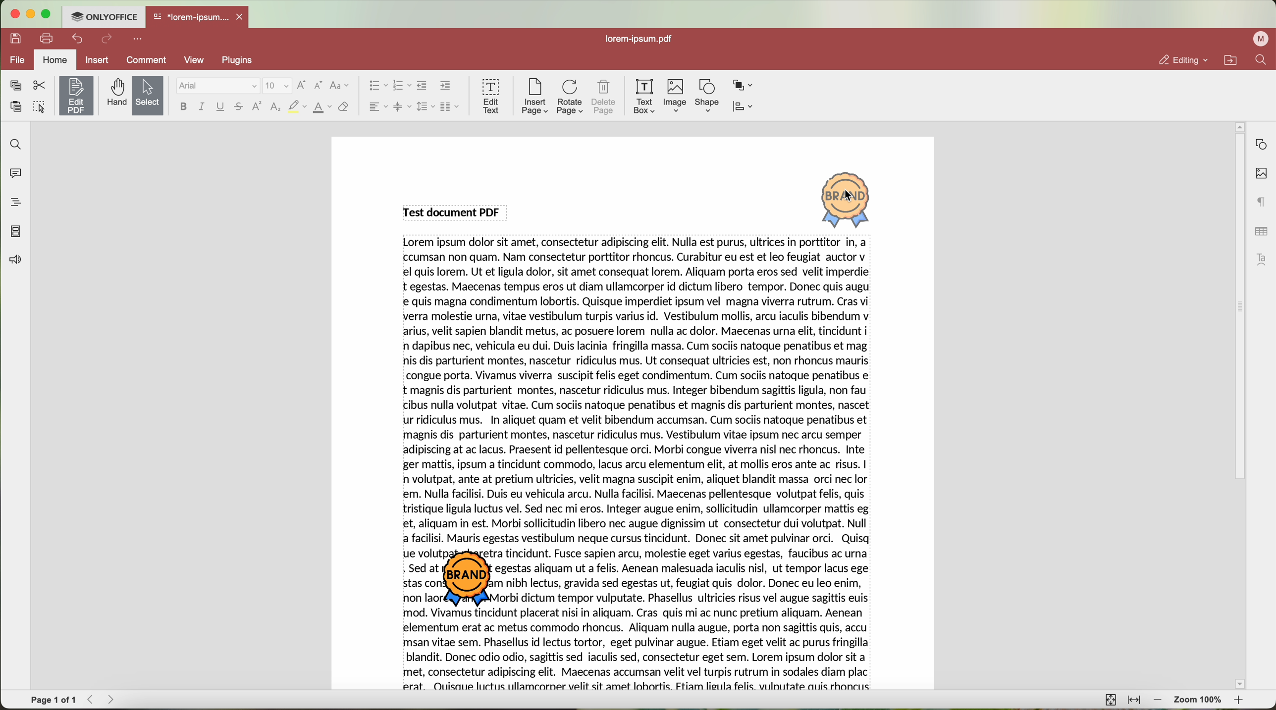 The width and height of the screenshot is (1276, 710). Describe the element at coordinates (55, 61) in the screenshot. I see `home` at that location.